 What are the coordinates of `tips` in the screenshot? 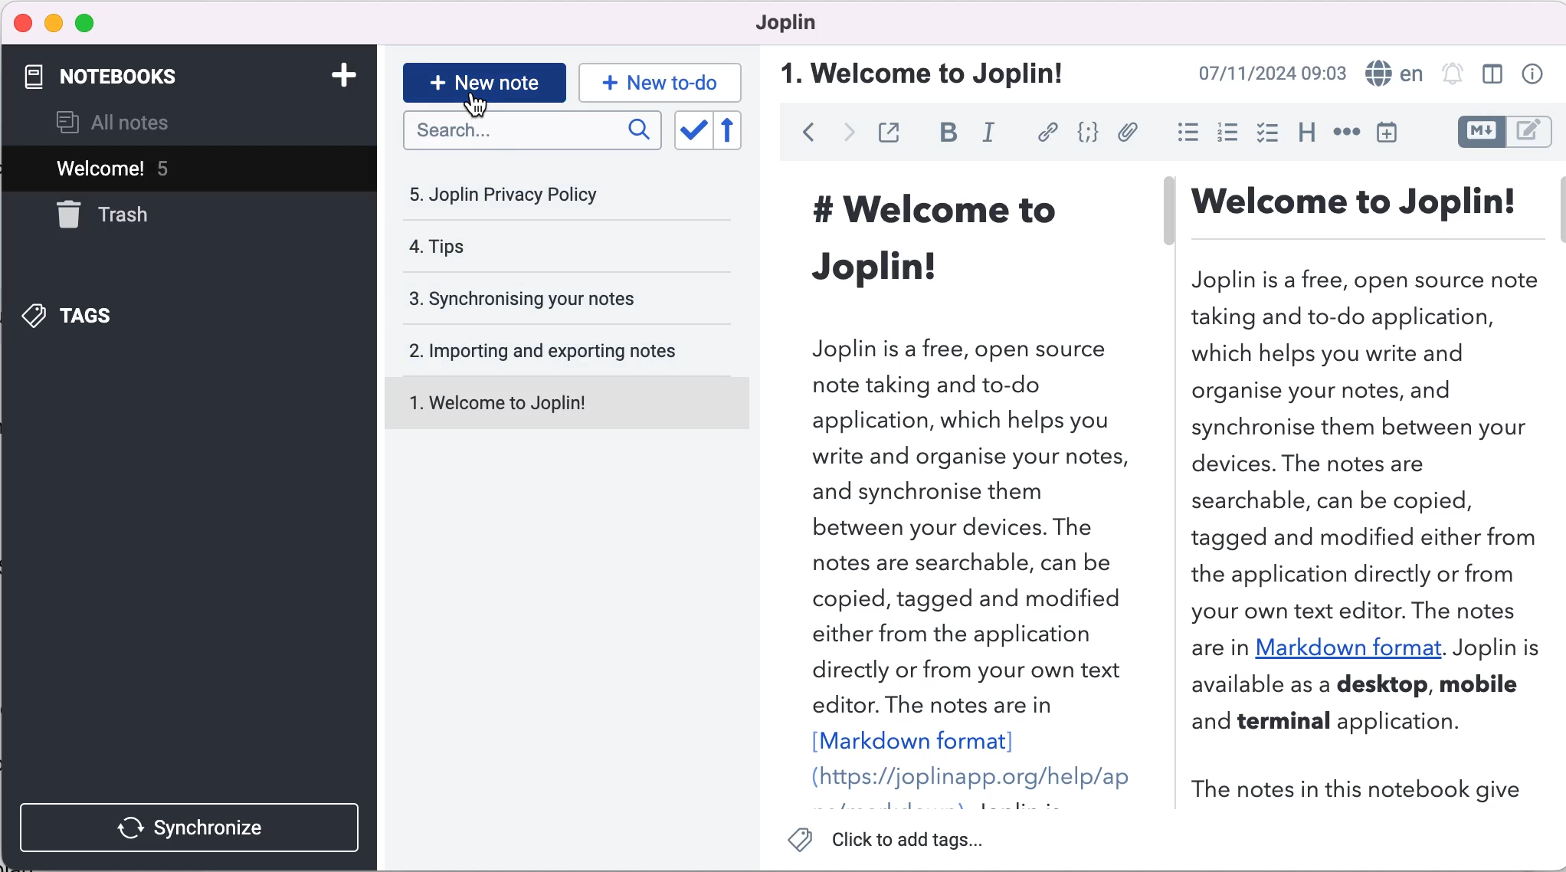 It's located at (502, 248).